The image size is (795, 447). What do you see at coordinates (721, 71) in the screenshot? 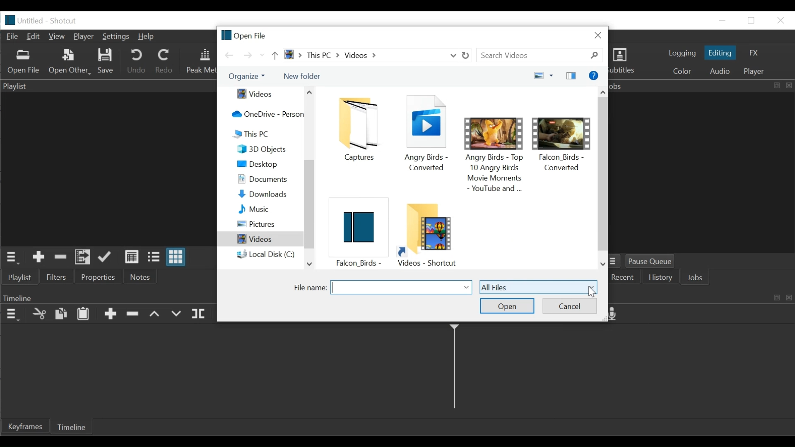
I see `Audio` at bounding box center [721, 71].